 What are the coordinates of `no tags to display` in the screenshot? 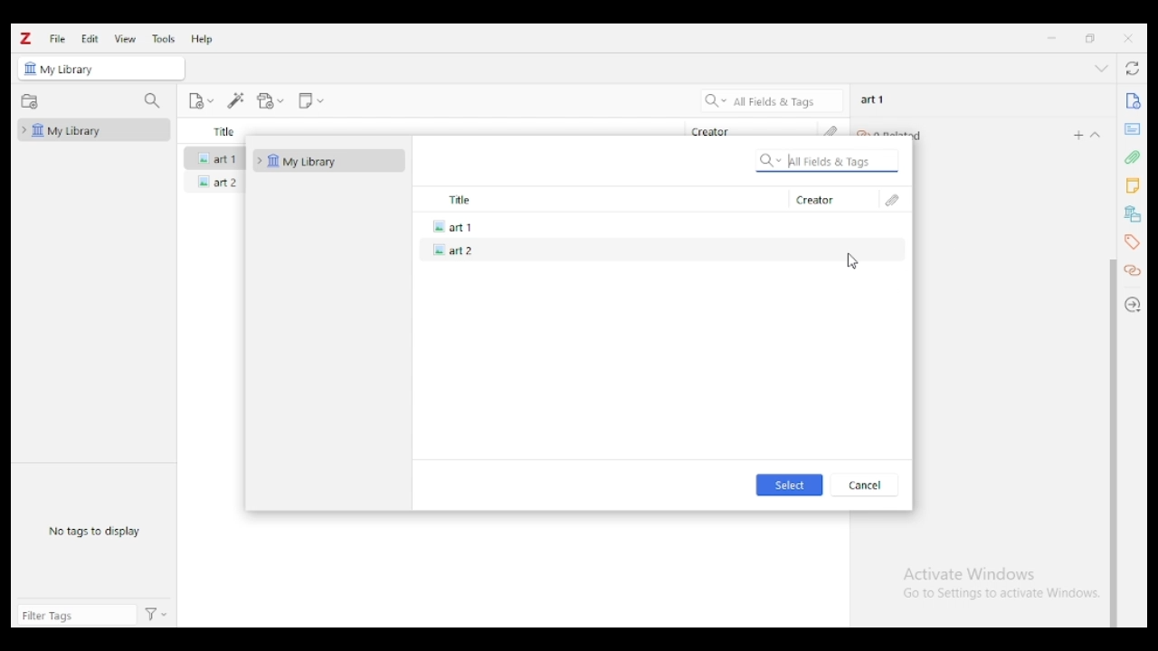 It's located at (94, 532).